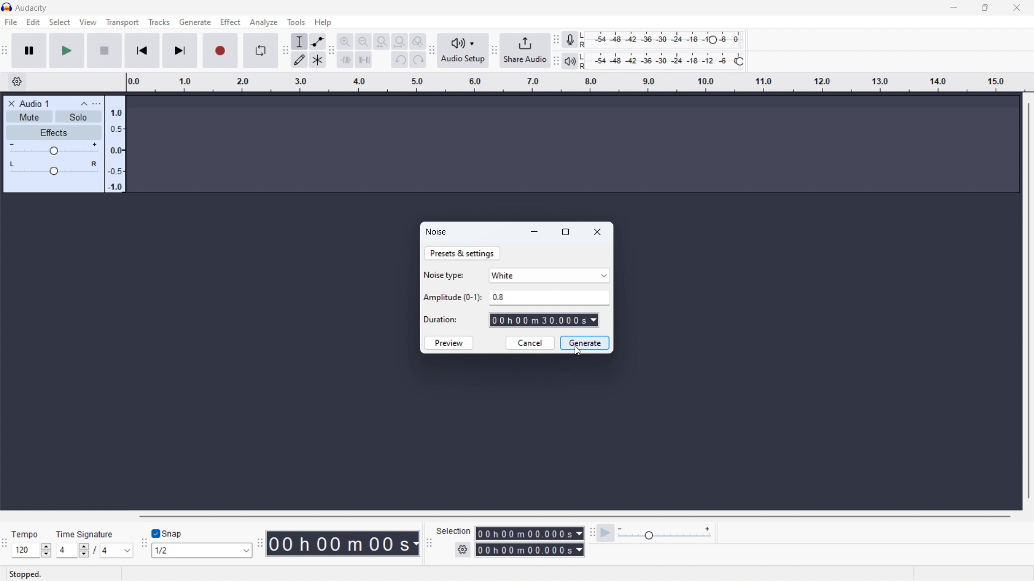 This screenshot has height=581, width=1034. What do you see at coordinates (12, 104) in the screenshot?
I see `delete track` at bounding box center [12, 104].